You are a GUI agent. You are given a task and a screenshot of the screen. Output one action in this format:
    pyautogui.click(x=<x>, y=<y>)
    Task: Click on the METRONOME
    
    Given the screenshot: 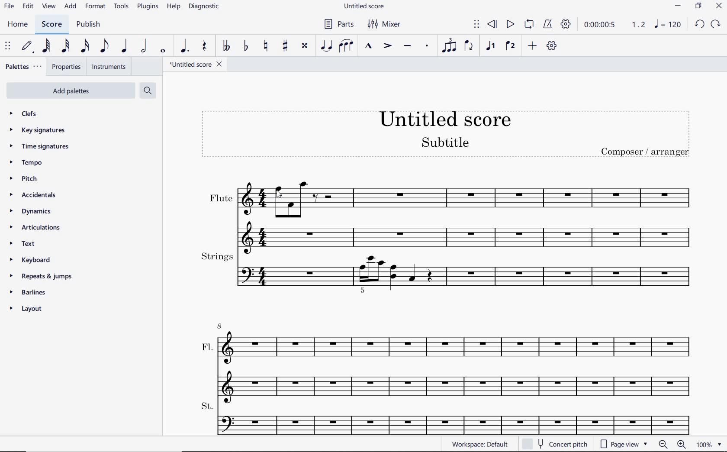 What is the action you would take?
    pyautogui.click(x=549, y=24)
    